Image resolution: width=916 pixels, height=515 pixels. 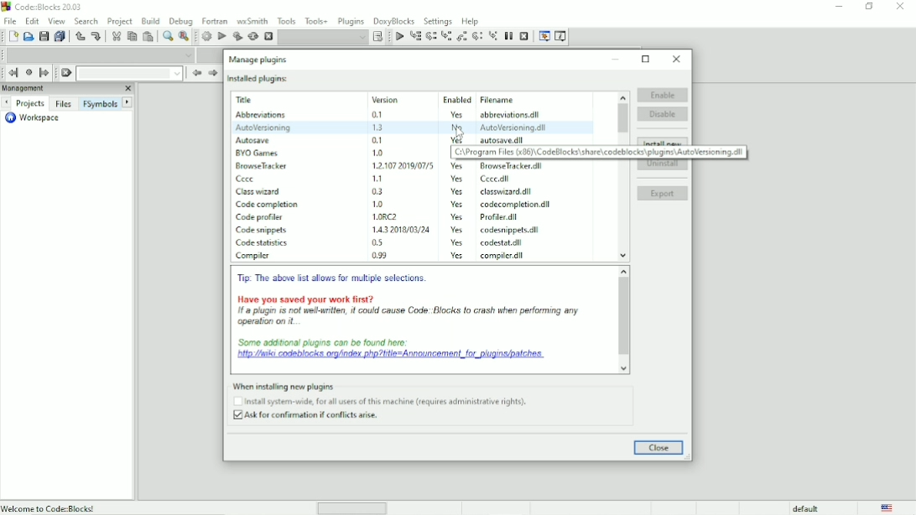 What do you see at coordinates (459, 204) in the screenshot?
I see `Yes` at bounding box center [459, 204].